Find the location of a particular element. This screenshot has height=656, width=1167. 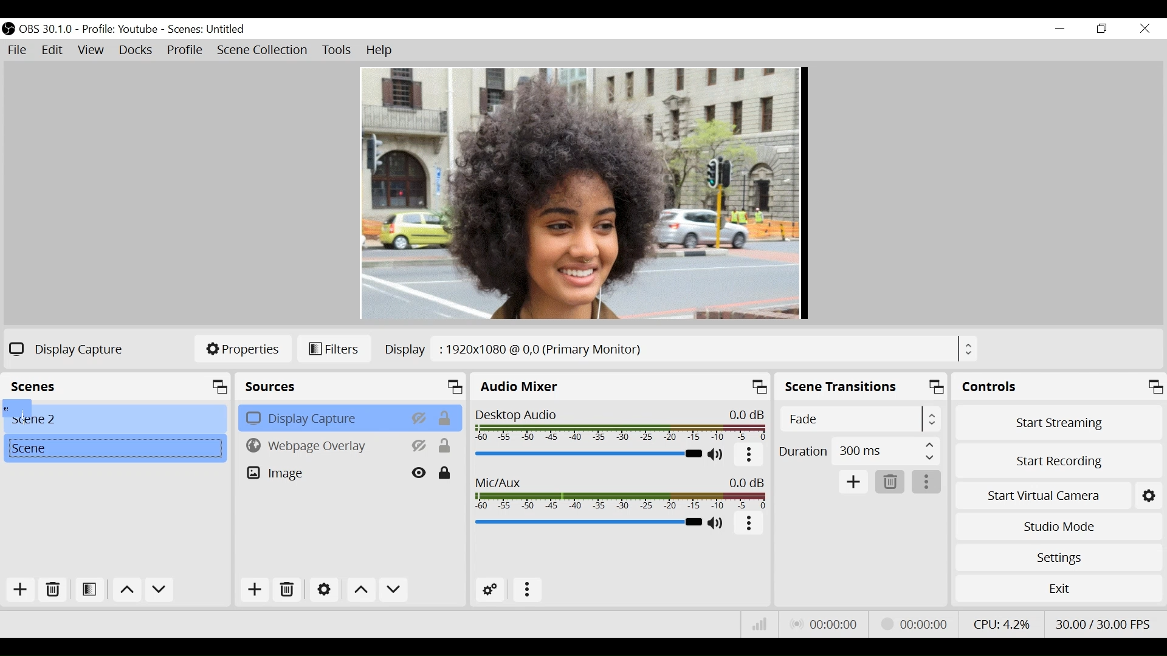

Edit is located at coordinates (52, 50).